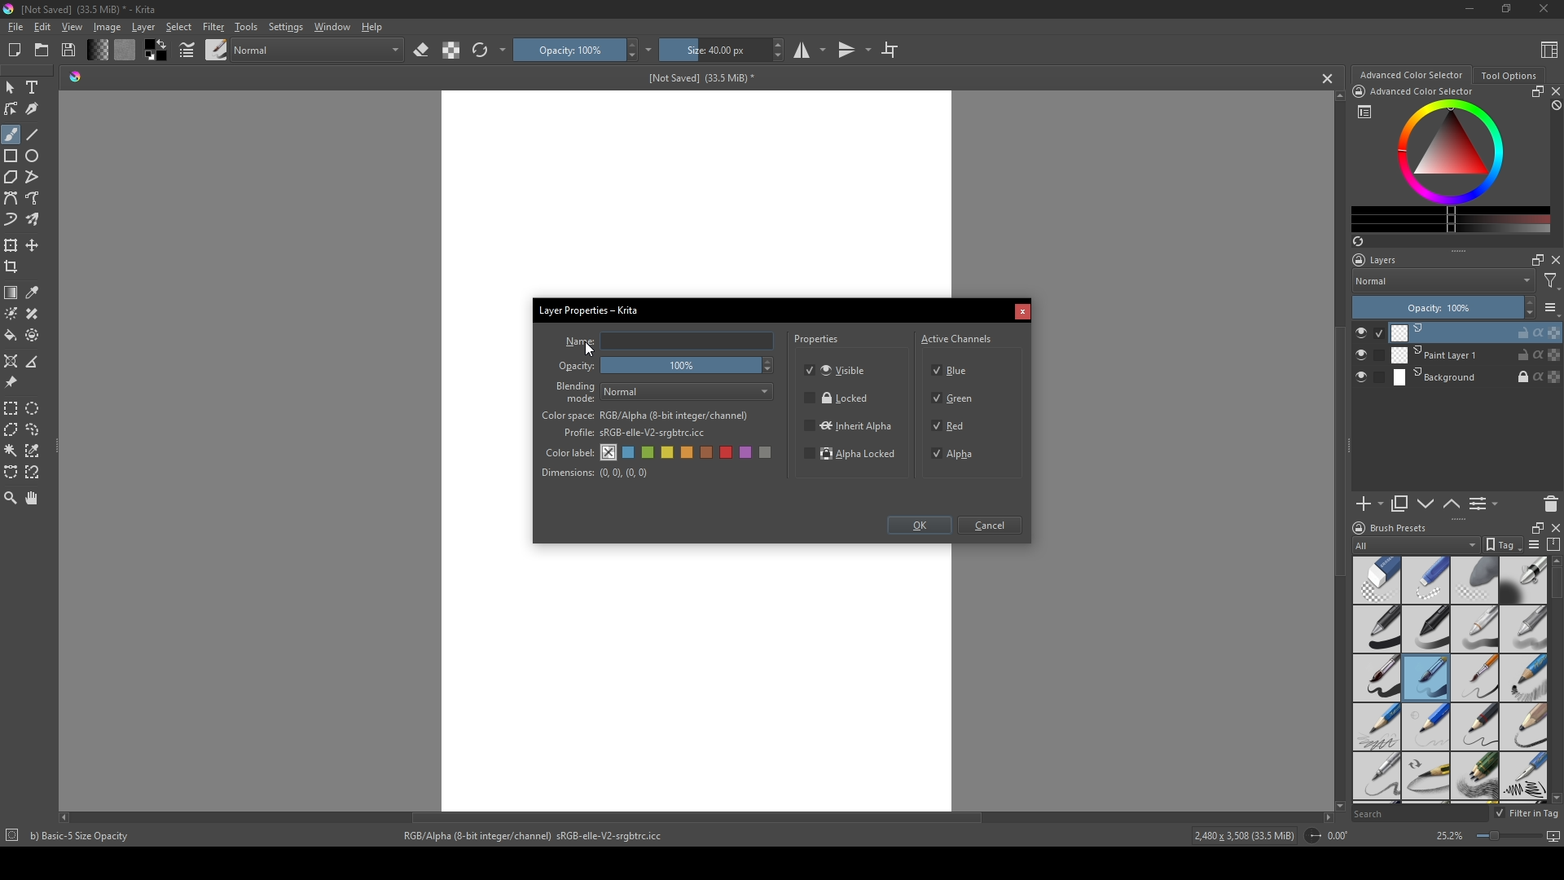  I want to click on hard eraser, so click(1425, 579).